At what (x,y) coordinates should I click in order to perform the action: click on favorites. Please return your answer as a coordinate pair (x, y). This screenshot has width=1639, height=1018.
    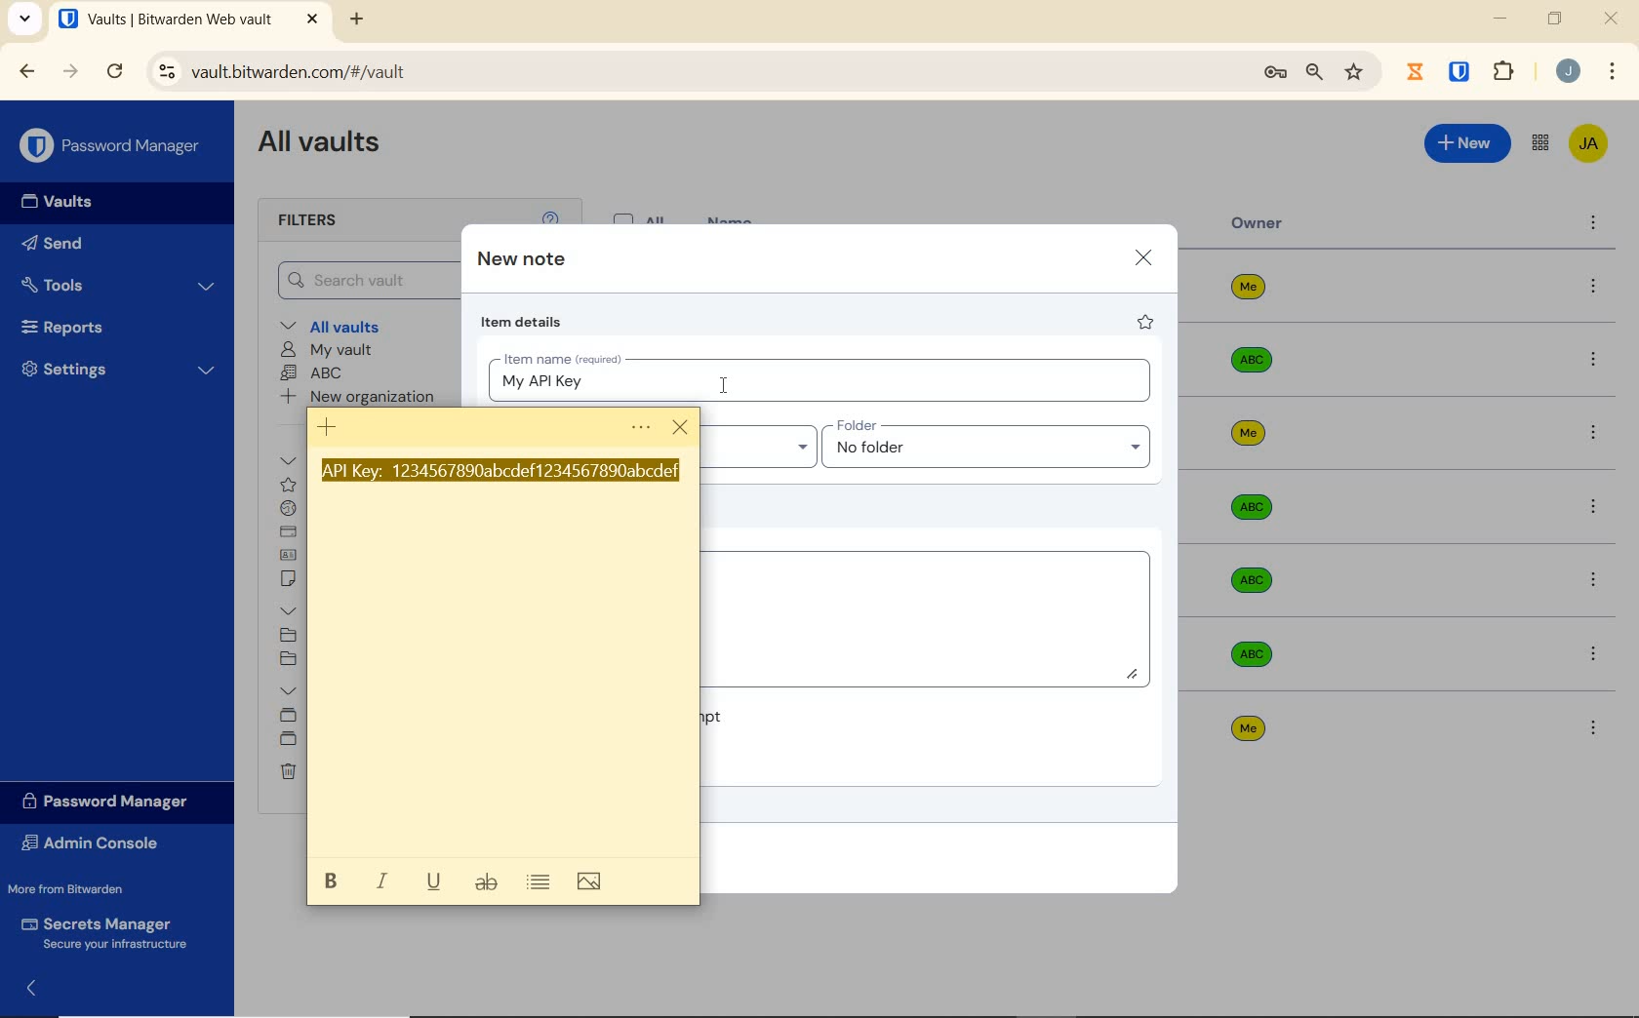
    Looking at the image, I should click on (286, 485).